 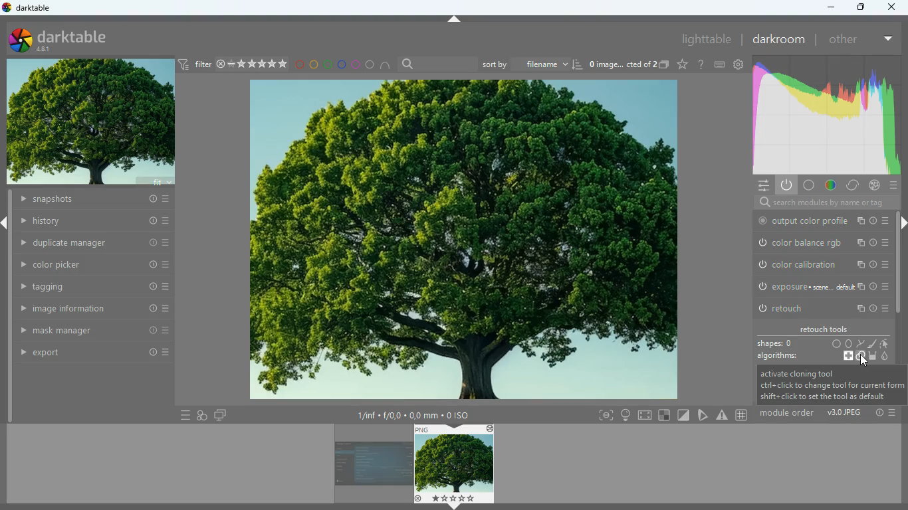 What do you see at coordinates (778, 355) in the screenshot?
I see `algorithms` at bounding box center [778, 355].